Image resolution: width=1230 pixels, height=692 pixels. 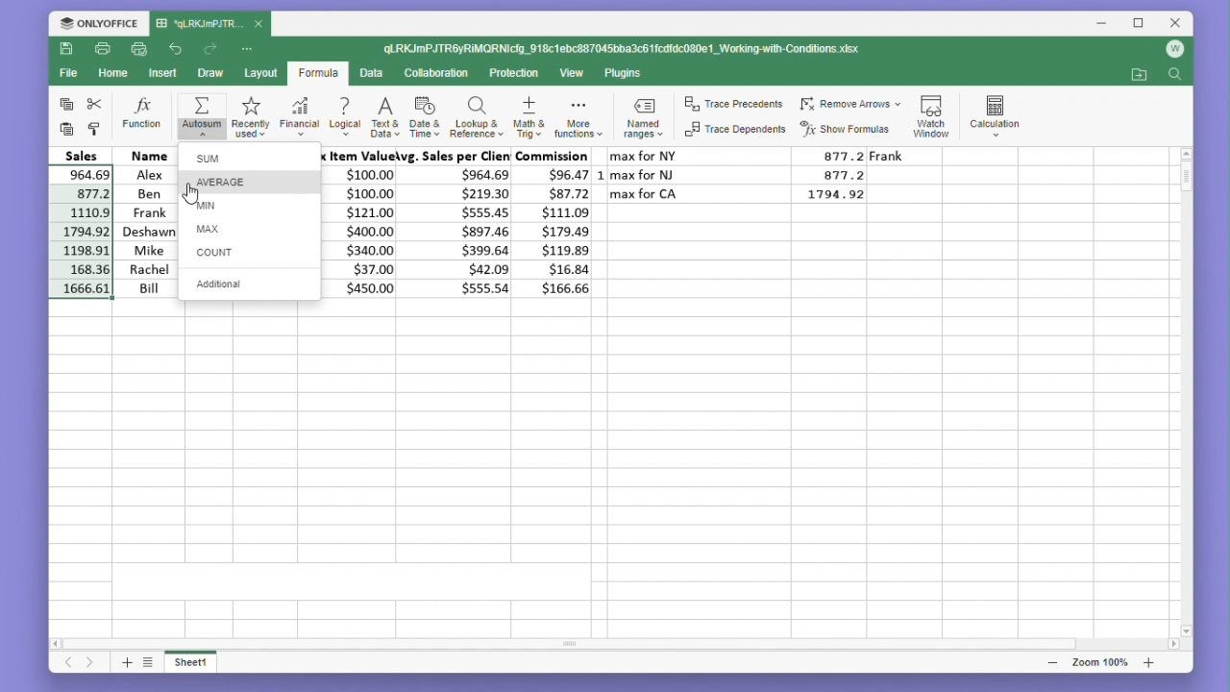 I want to click on Recently used, so click(x=248, y=115).